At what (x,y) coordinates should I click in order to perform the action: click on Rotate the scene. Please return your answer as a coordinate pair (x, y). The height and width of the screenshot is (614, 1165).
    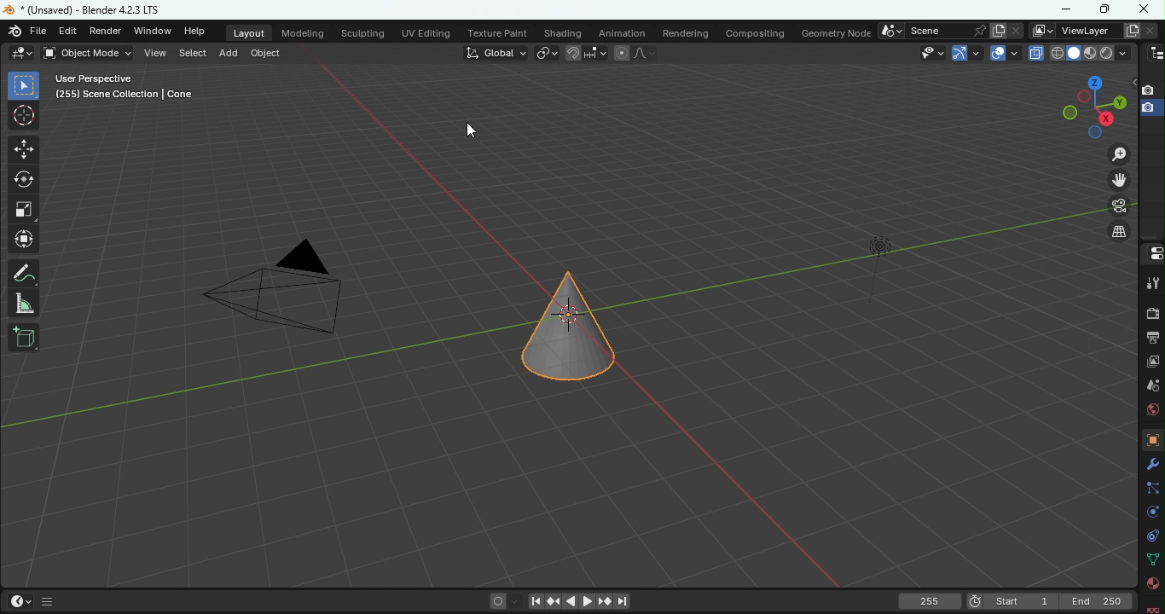
    Looking at the image, I should click on (1095, 82).